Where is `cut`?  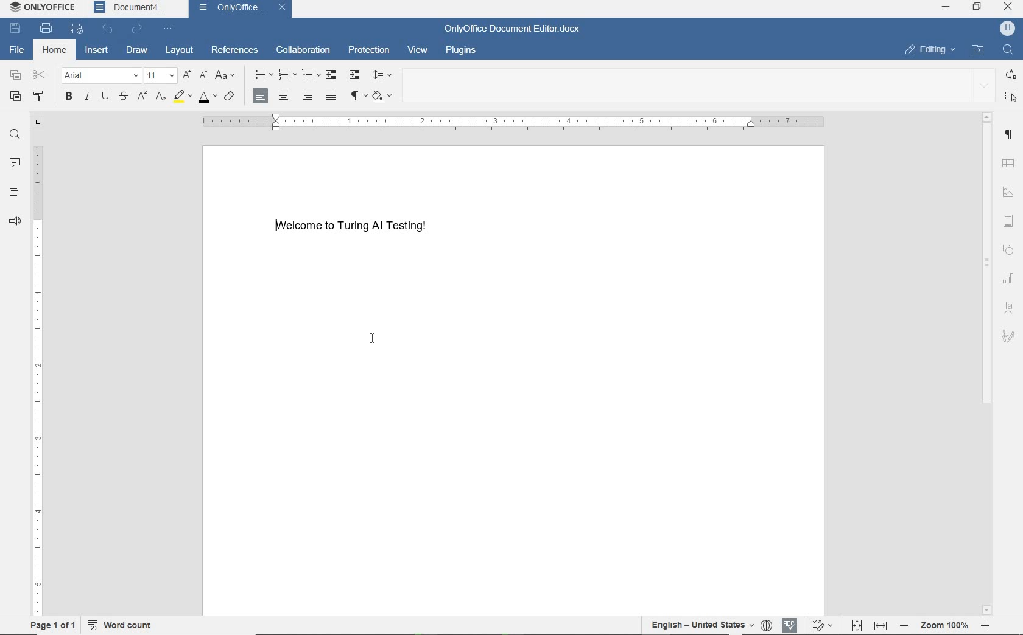
cut is located at coordinates (38, 75).